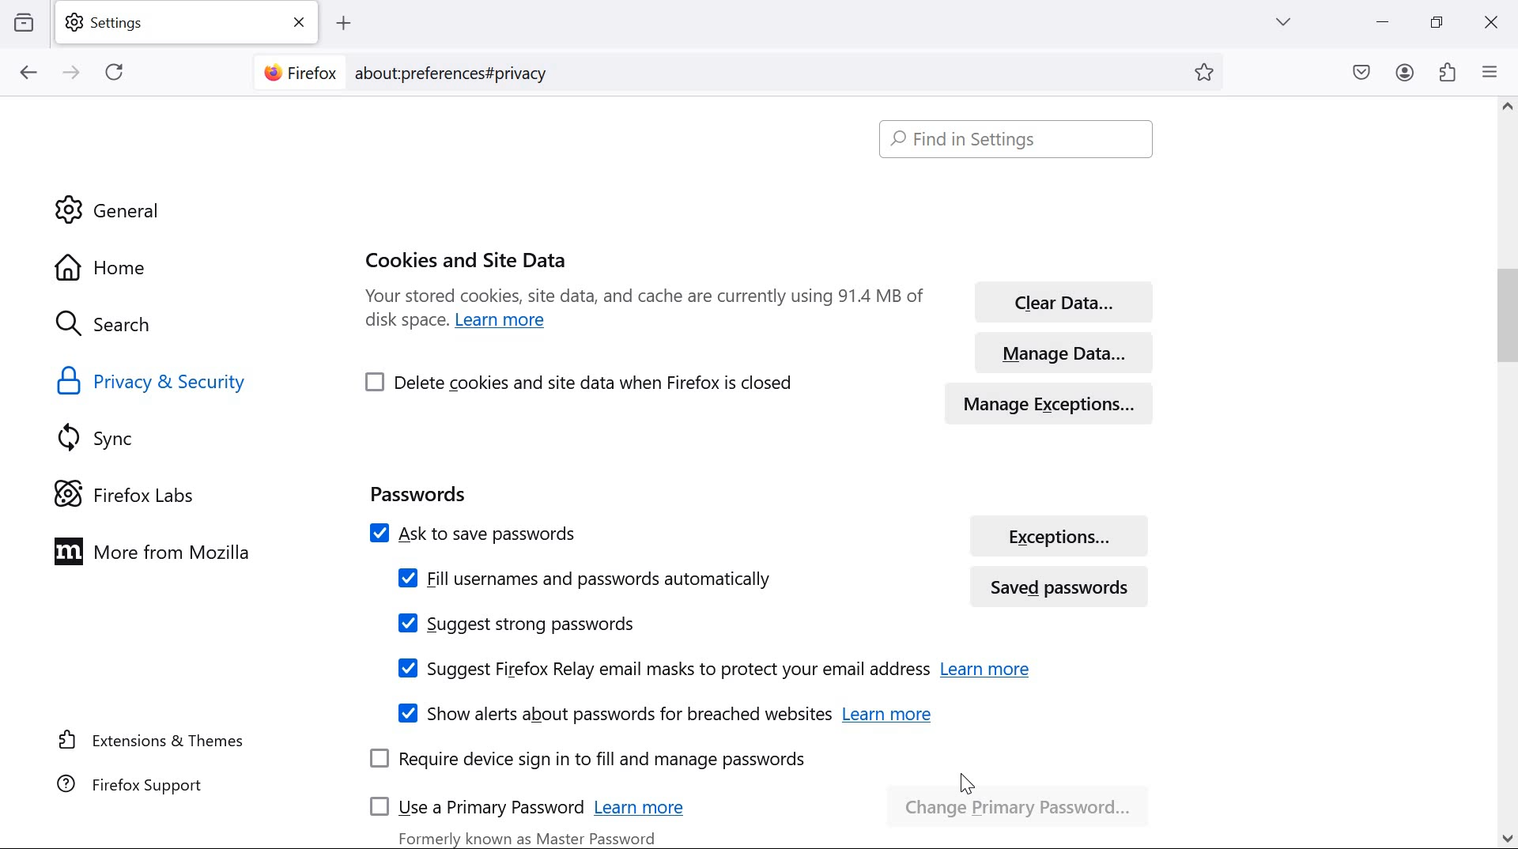 The width and height of the screenshot is (1518, 849). What do you see at coordinates (1406, 73) in the screenshot?
I see `account` at bounding box center [1406, 73].